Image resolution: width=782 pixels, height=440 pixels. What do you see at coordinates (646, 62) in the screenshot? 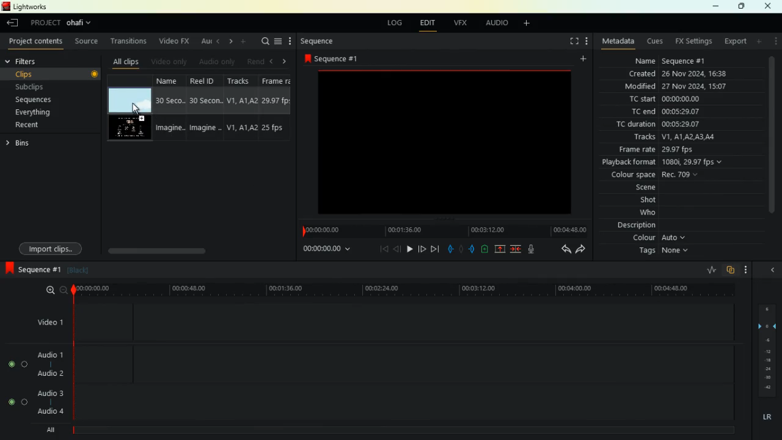
I see `name` at bounding box center [646, 62].